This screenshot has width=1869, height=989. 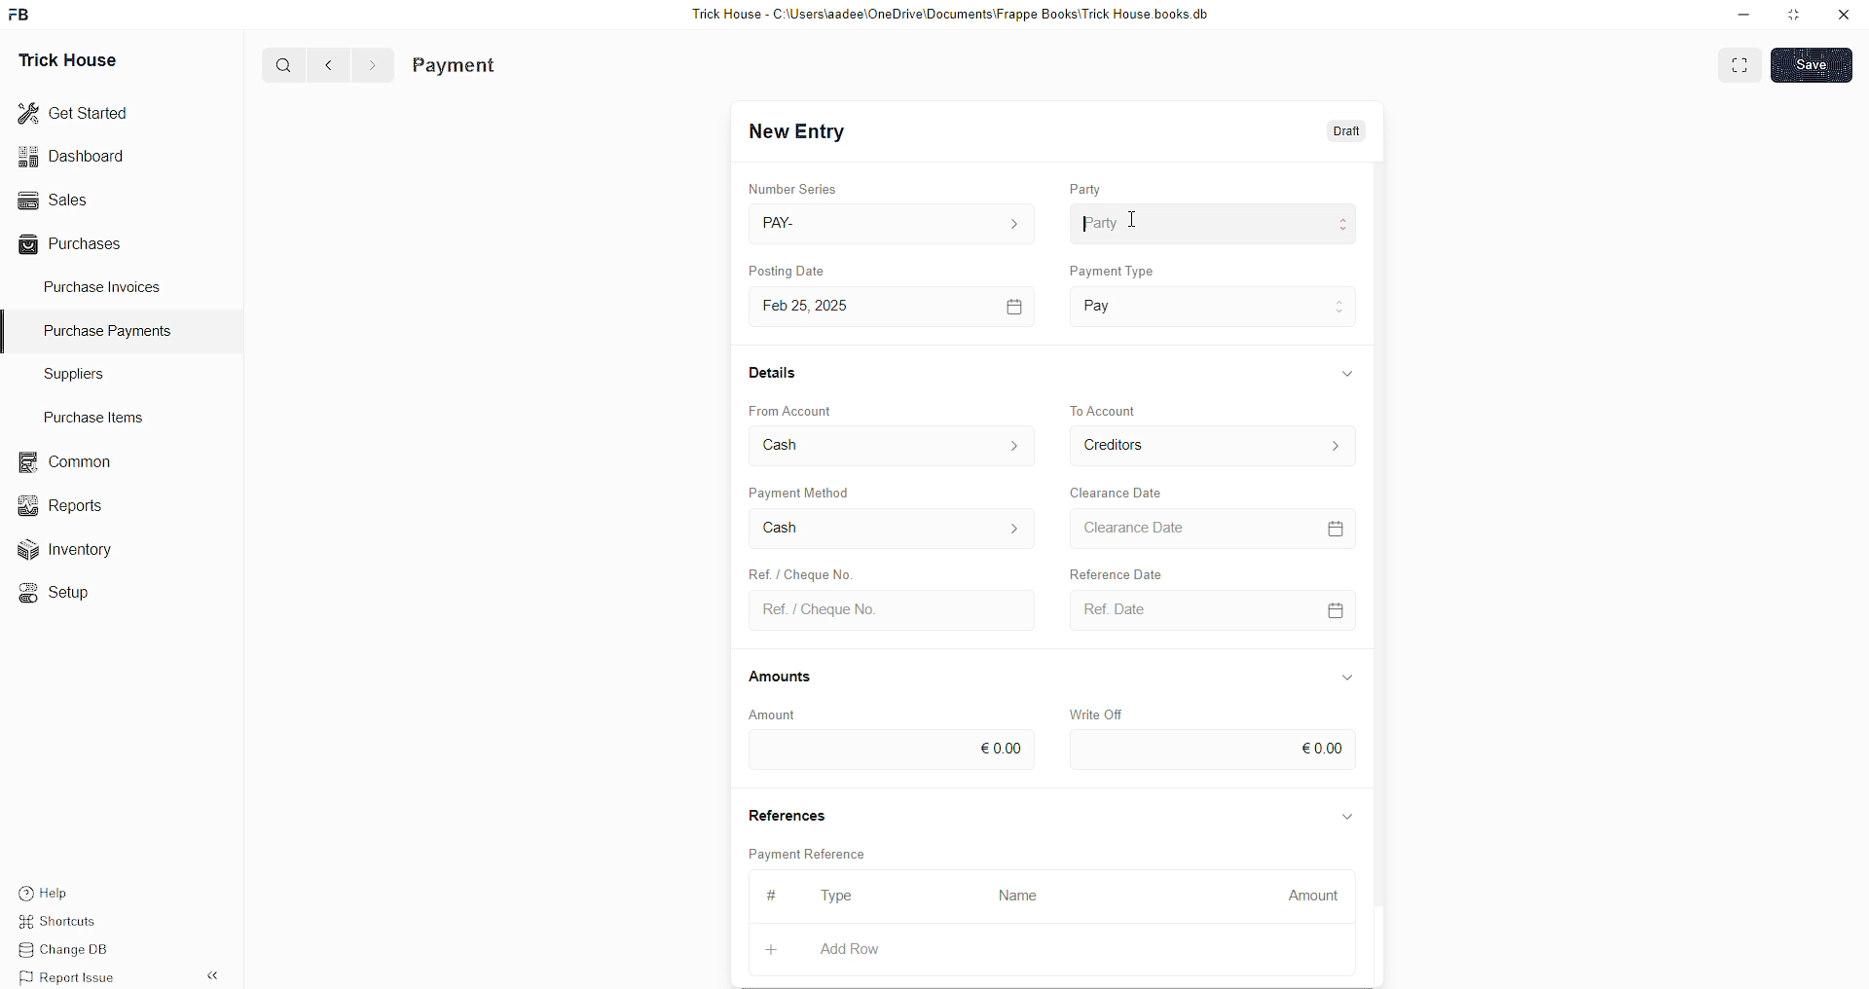 What do you see at coordinates (954, 15) in the screenshot?
I see `Trick House - C:\Users\aadee\OneDrive\Documents\Frappe Books\Trick House books.db` at bounding box center [954, 15].